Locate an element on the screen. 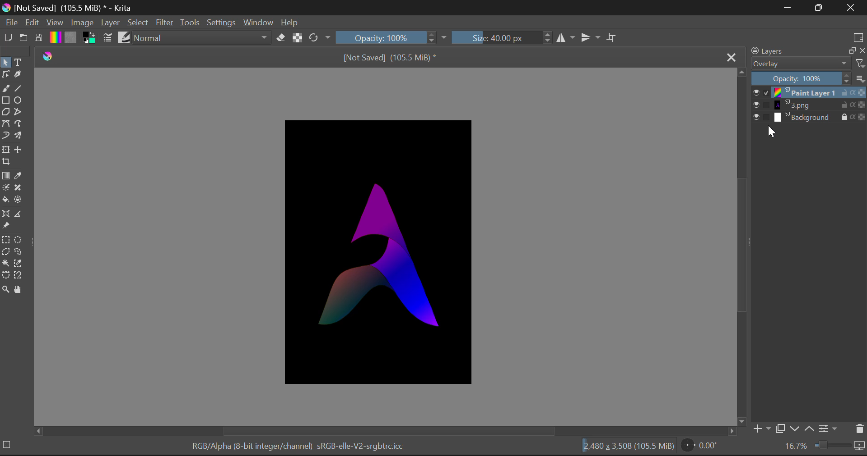 This screenshot has width=867, height=456. Crop is located at coordinates (612, 37).